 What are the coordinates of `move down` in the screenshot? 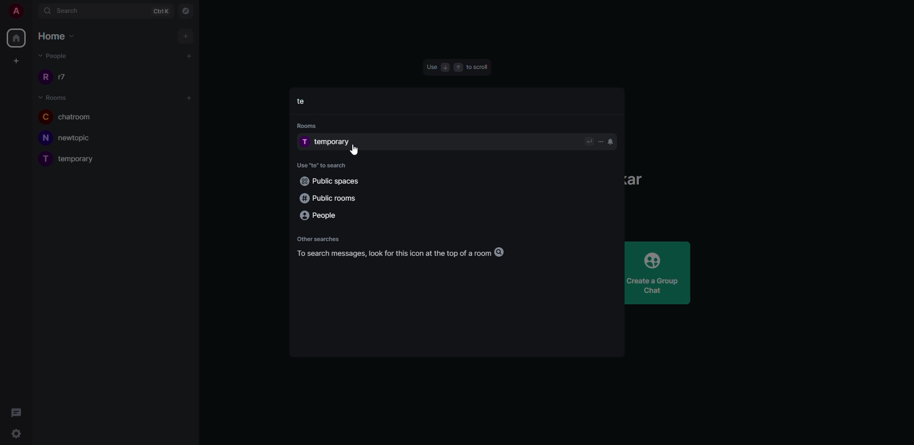 It's located at (444, 67).